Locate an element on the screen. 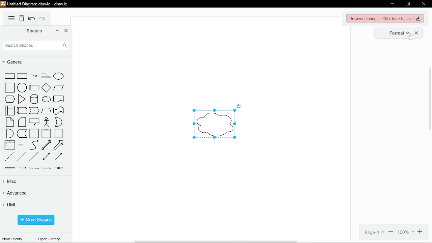 The width and height of the screenshot is (432, 243). dotted line is located at coordinates (22, 157).